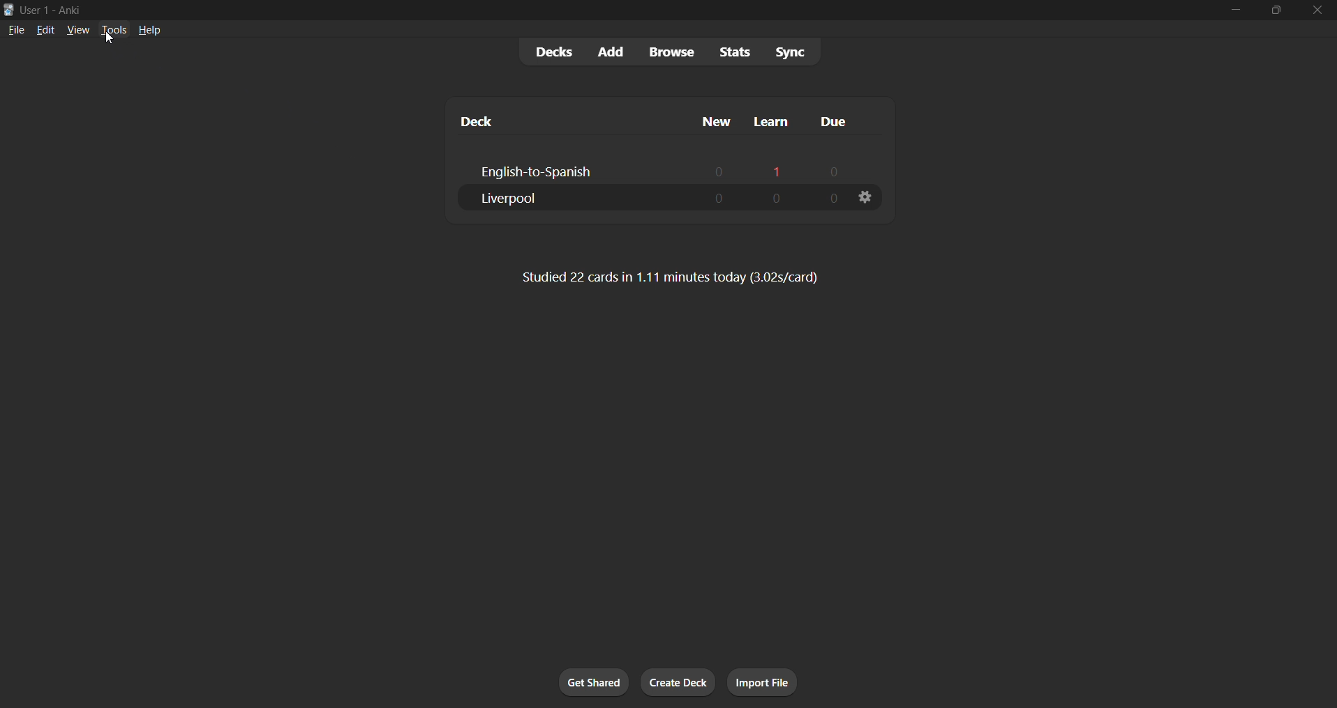 The height and width of the screenshot is (708, 1337). I want to click on learn column, so click(768, 123).